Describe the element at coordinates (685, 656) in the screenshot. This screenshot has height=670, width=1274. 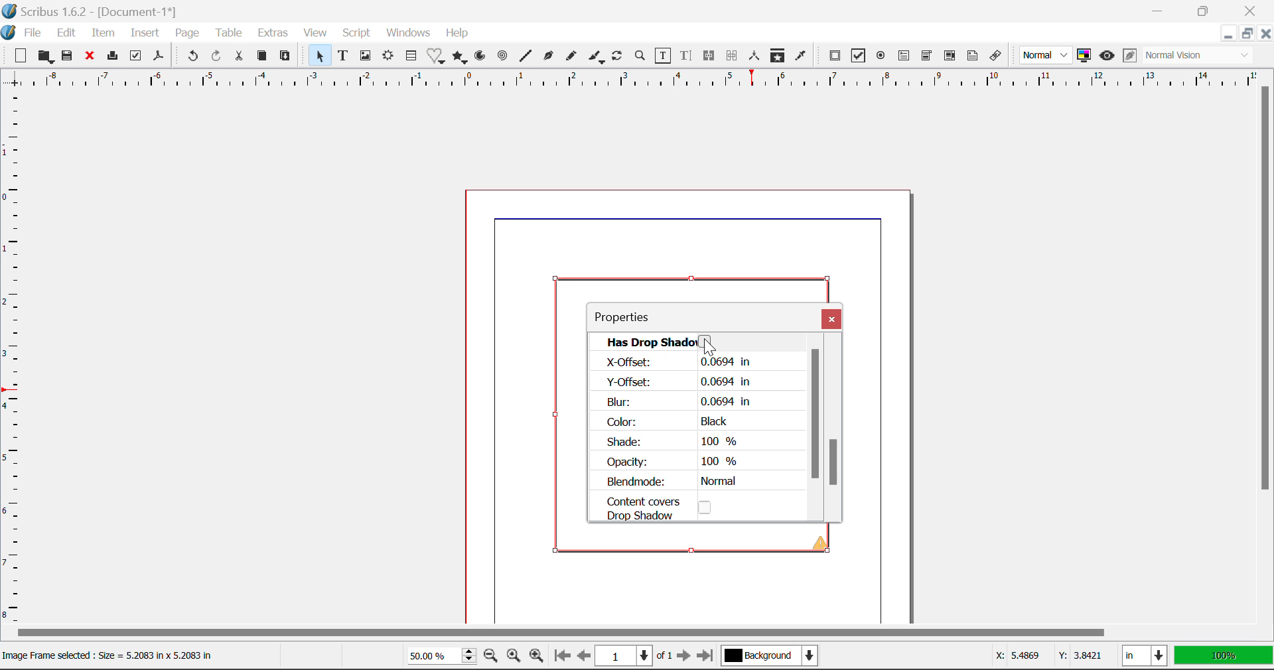
I see `Next page` at that location.